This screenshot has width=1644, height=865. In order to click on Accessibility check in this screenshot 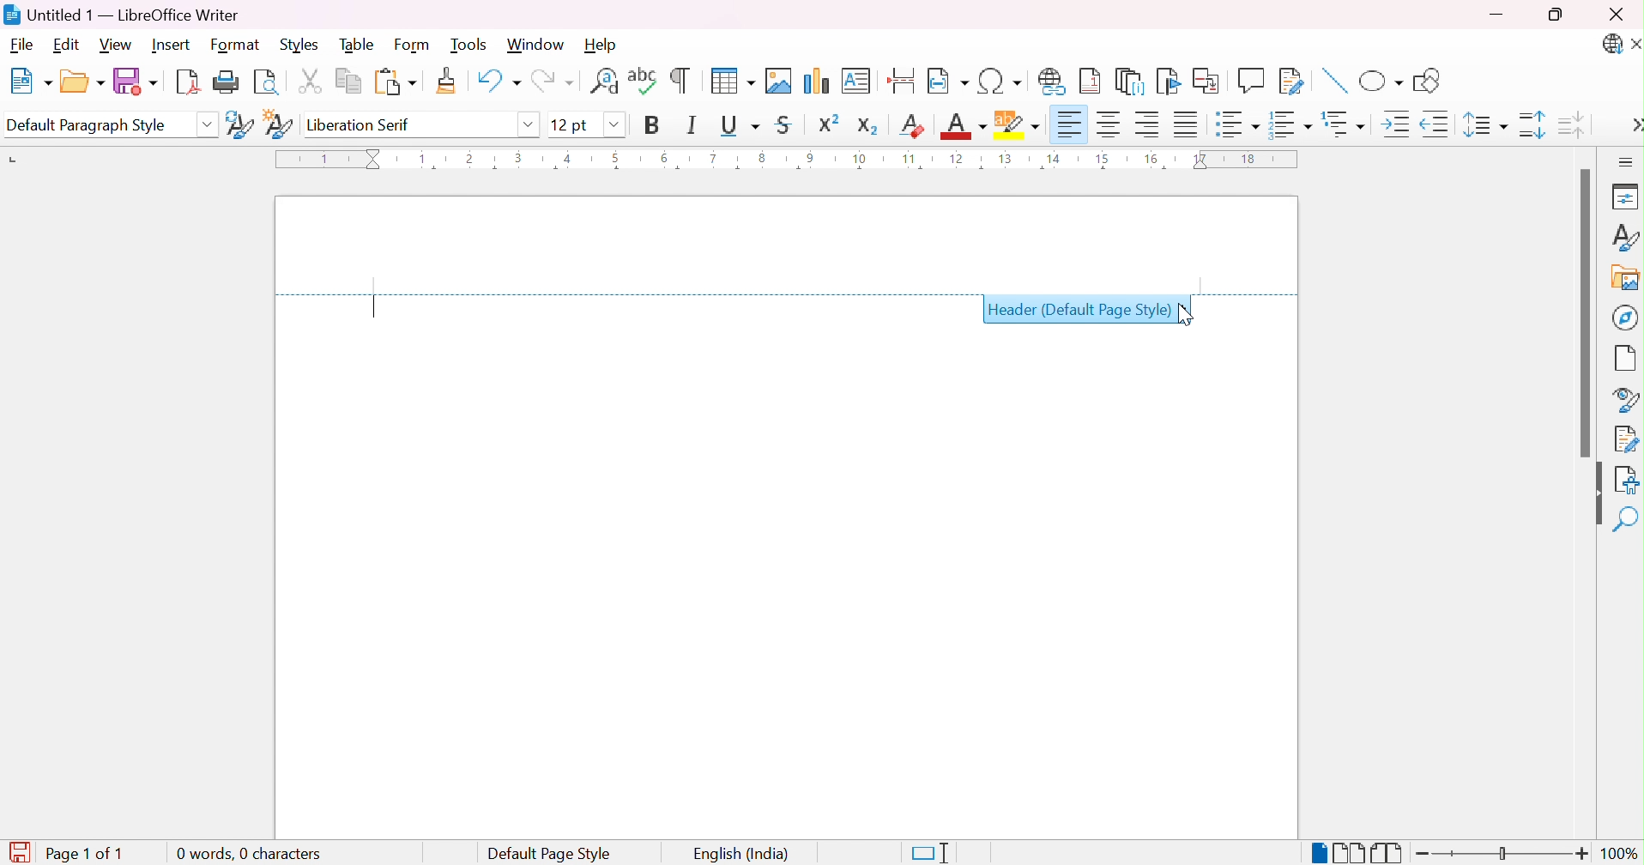, I will do `click(1628, 478)`.